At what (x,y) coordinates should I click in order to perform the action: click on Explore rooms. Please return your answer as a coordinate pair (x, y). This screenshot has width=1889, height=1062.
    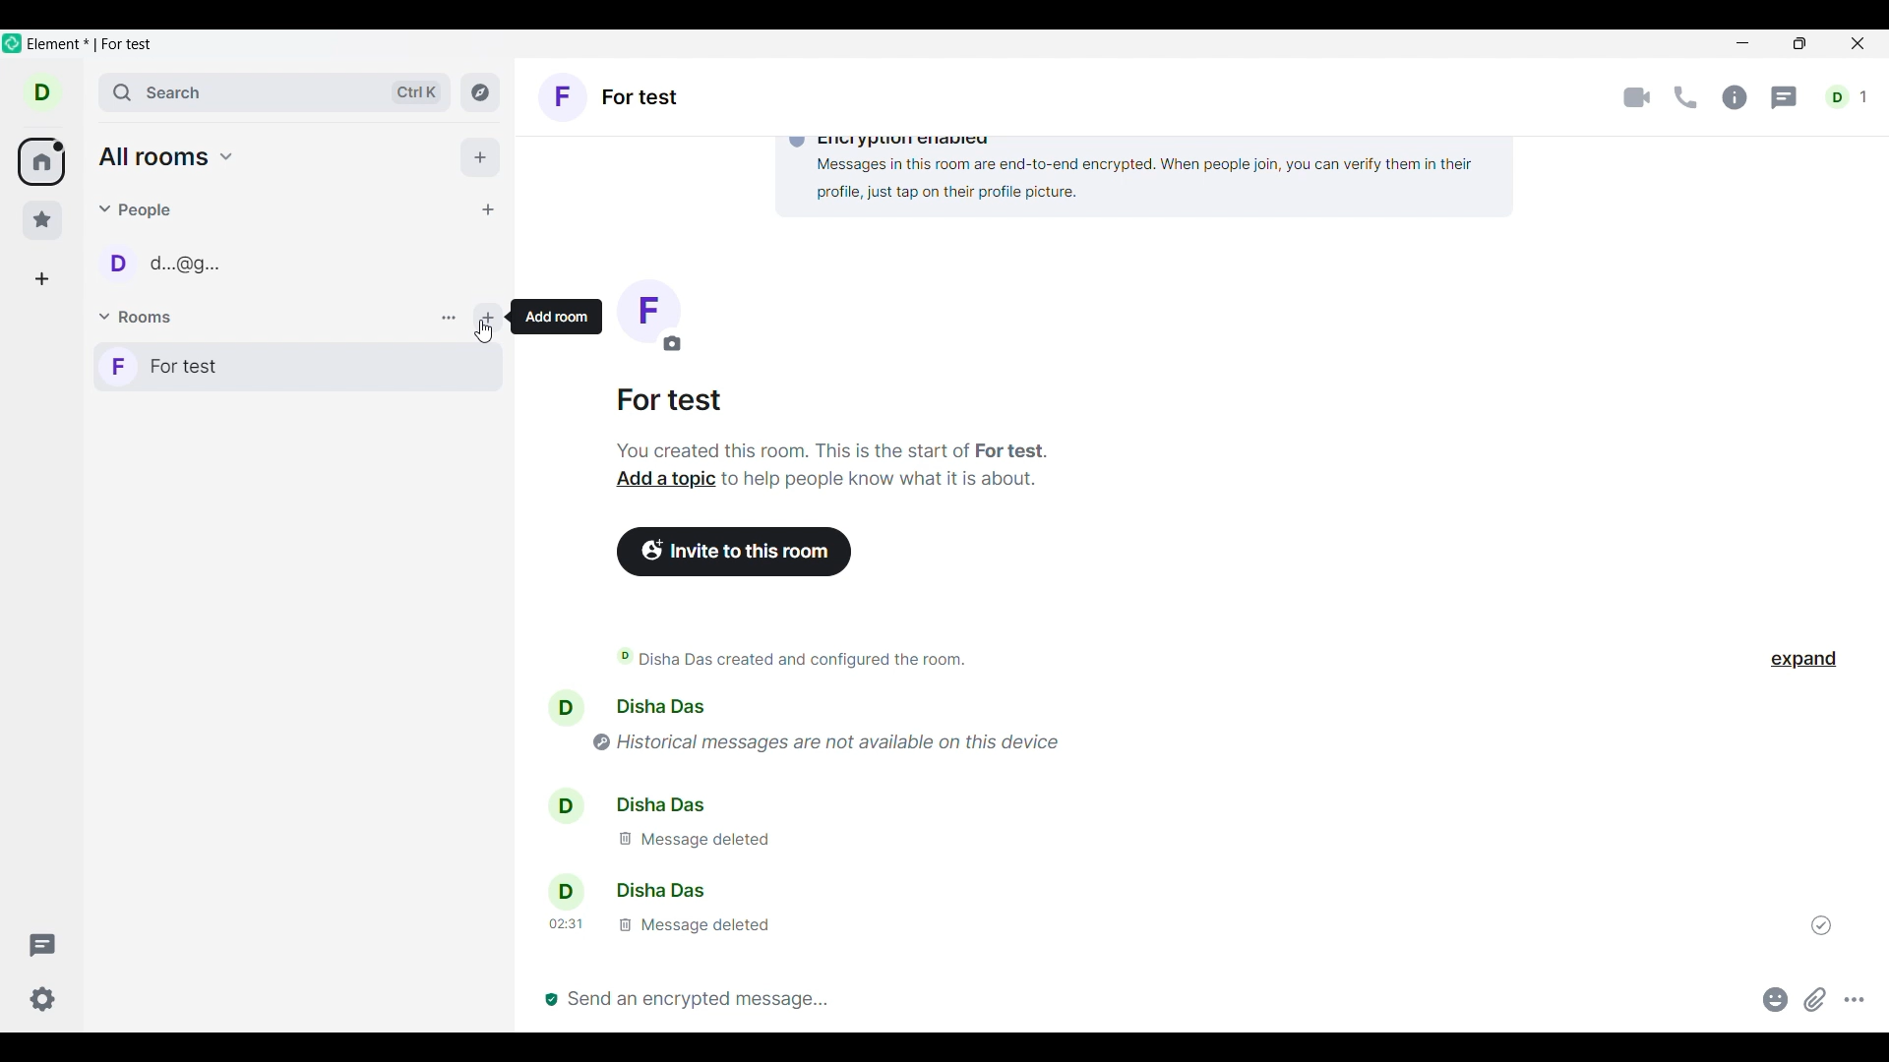
    Looking at the image, I should click on (480, 92).